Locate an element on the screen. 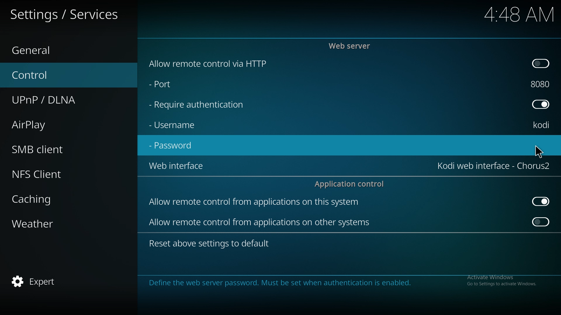 The width and height of the screenshot is (561, 315). web interface is located at coordinates (176, 167).